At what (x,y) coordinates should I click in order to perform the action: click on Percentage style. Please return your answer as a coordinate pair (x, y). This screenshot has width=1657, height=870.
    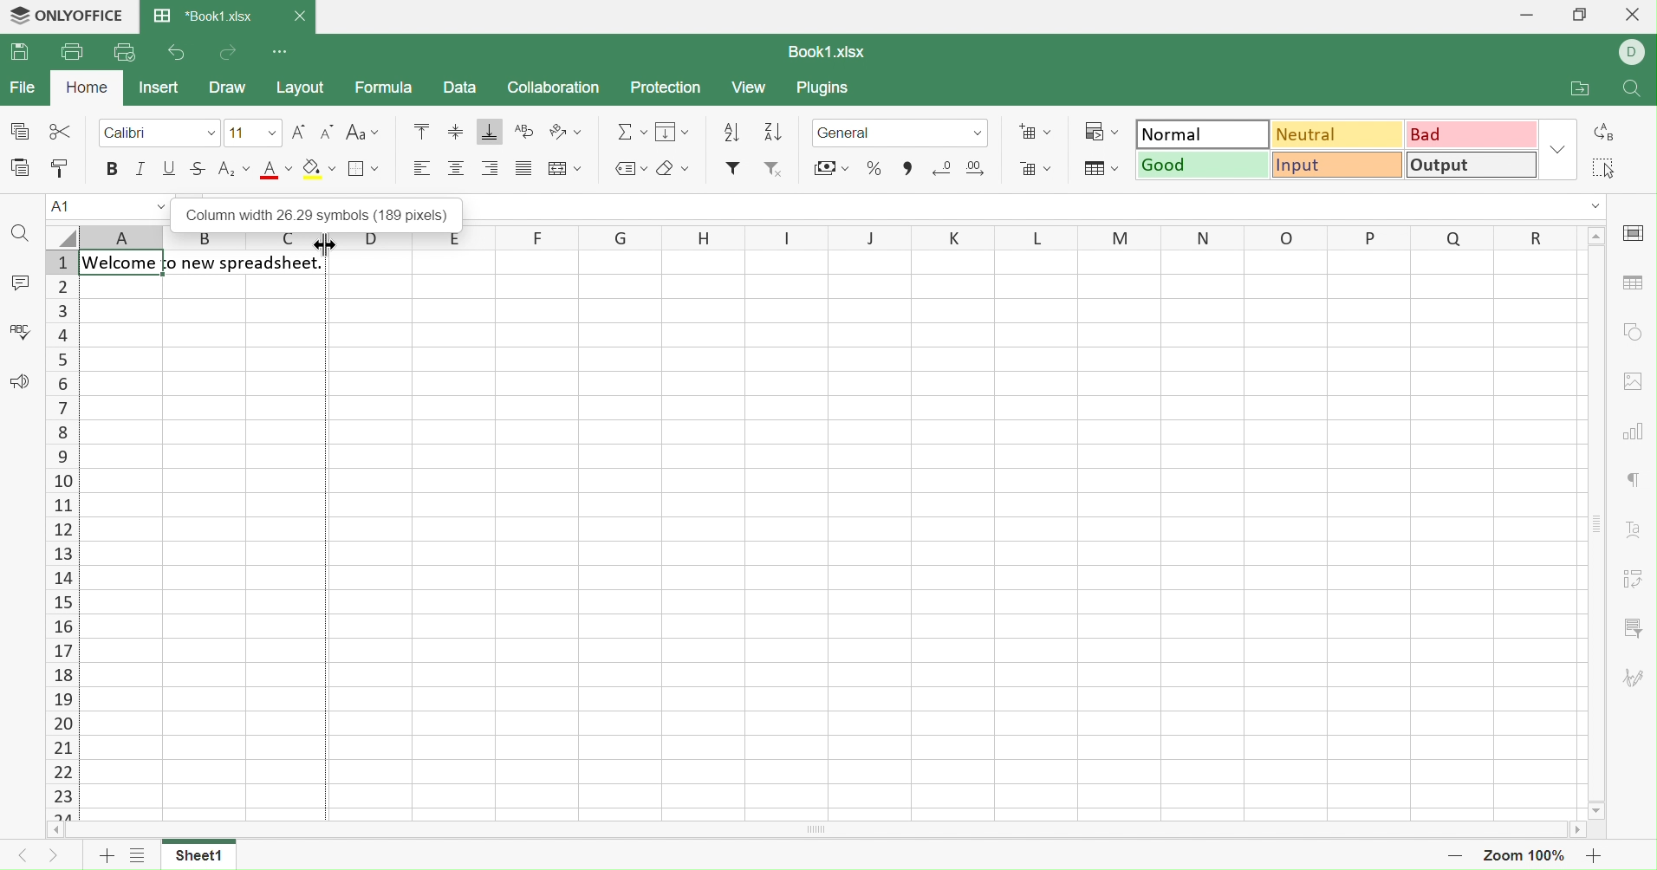
    Looking at the image, I should click on (874, 168).